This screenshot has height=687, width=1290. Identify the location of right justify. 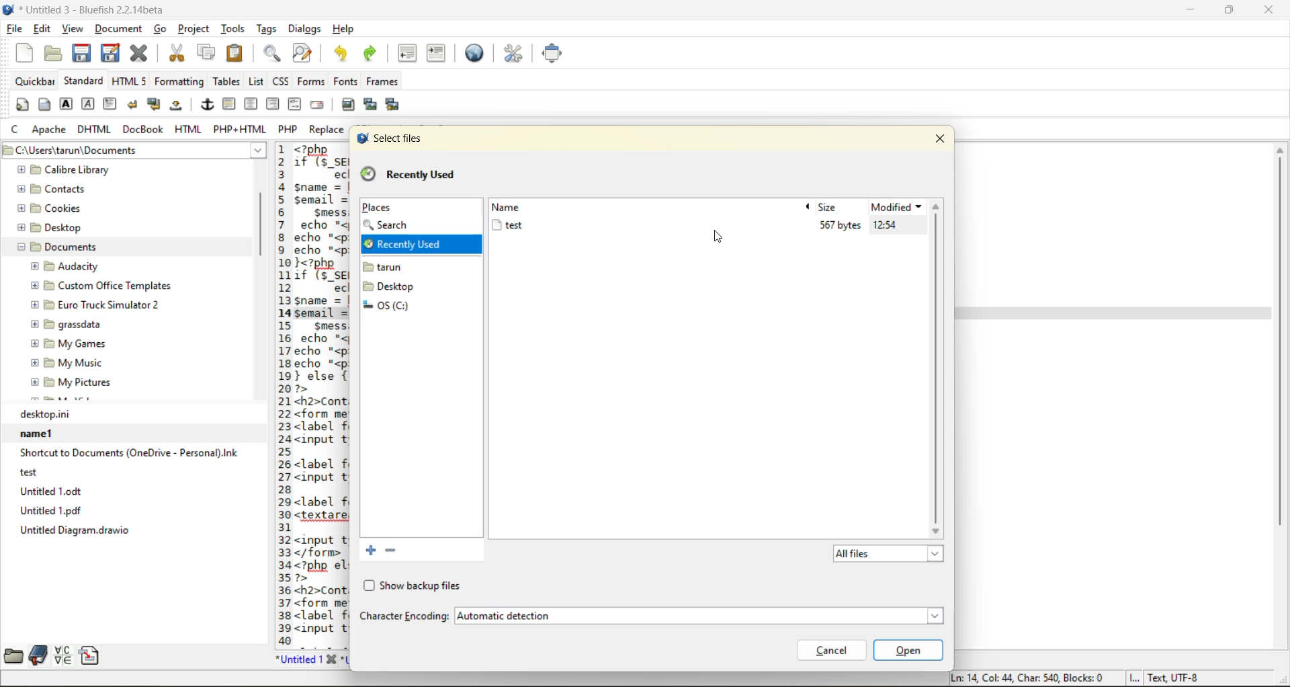
(273, 104).